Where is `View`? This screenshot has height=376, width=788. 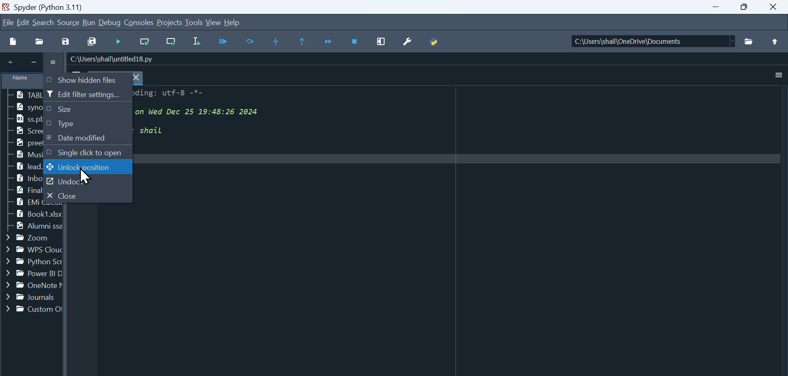
View is located at coordinates (214, 22).